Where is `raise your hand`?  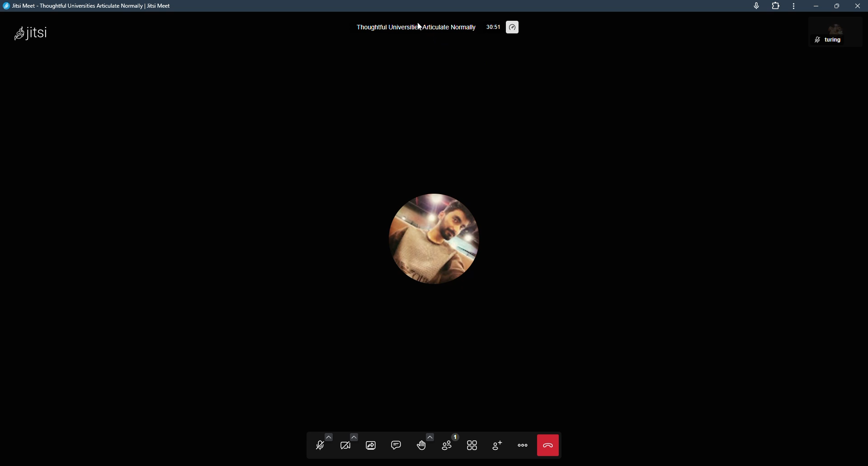 raise your hand is located at coordinates (422, 443).